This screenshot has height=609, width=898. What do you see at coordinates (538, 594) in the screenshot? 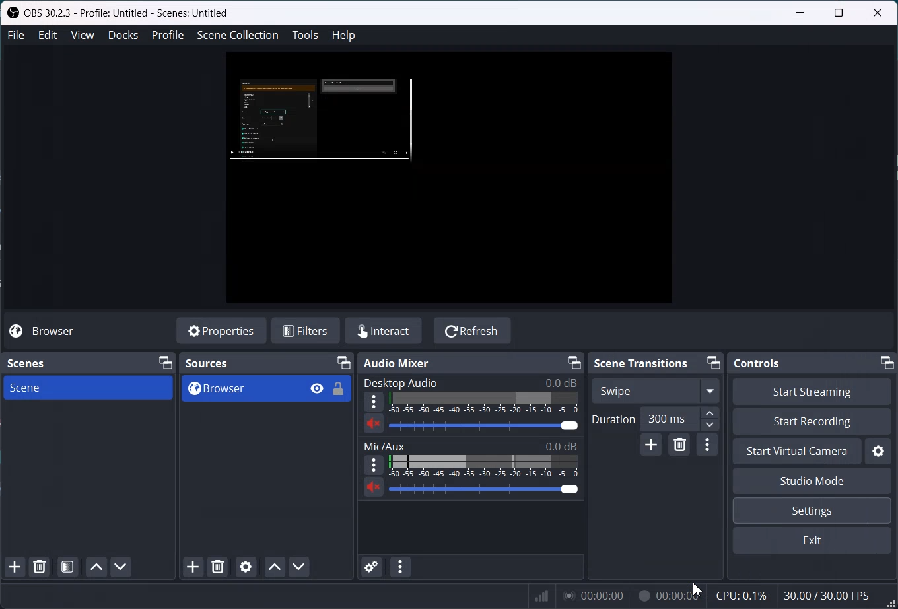
I see `Signals` at bounding box center [538, 594].